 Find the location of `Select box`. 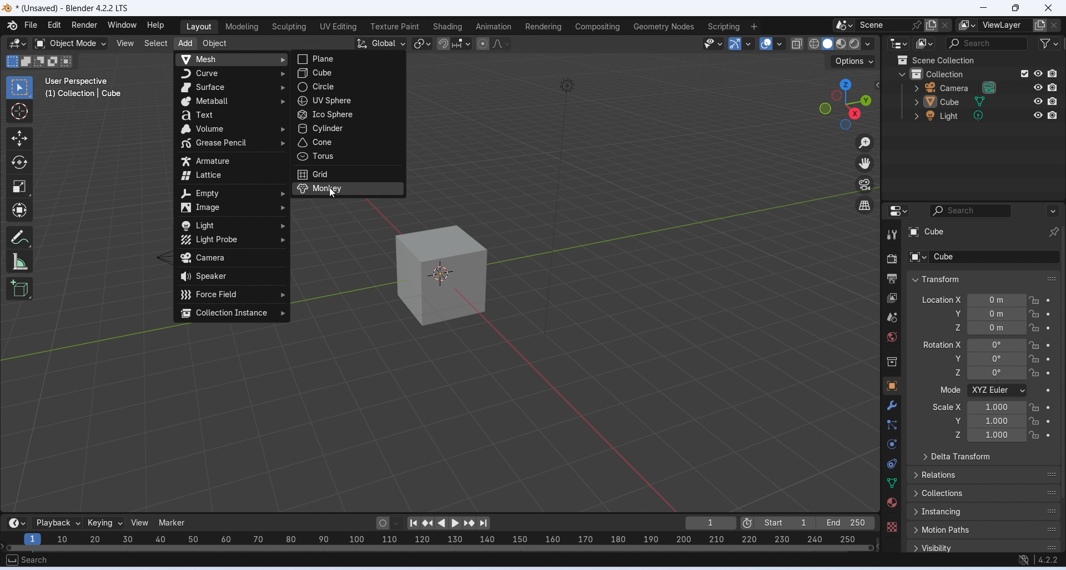

Select box is located at coordinates (18, 87).